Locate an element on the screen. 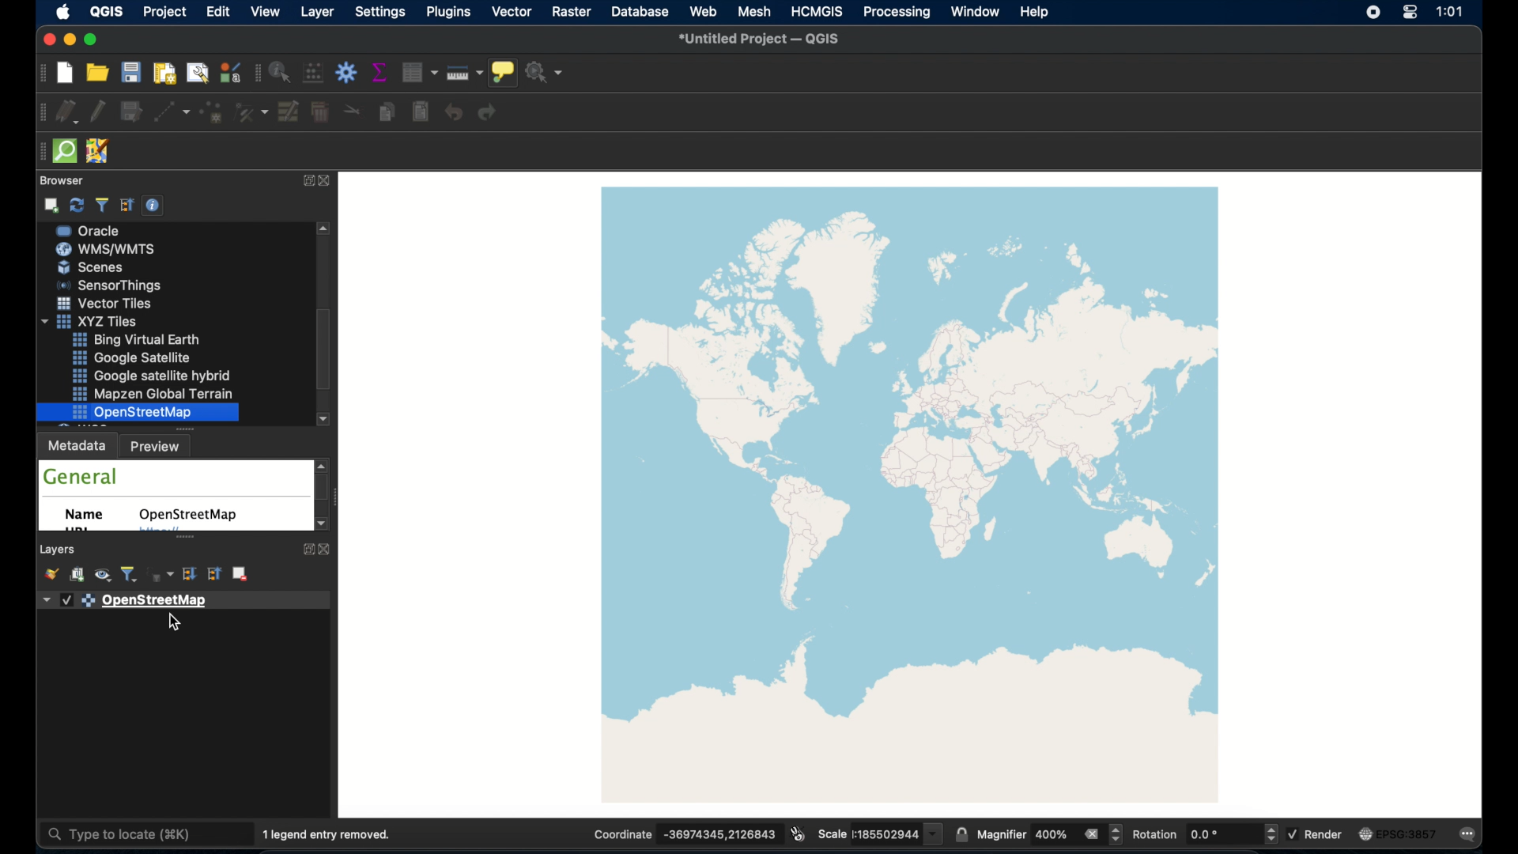 Image resolution: width=1518 pixels, height=854 pixels. ms sql server is located at coordinates (115, 267).